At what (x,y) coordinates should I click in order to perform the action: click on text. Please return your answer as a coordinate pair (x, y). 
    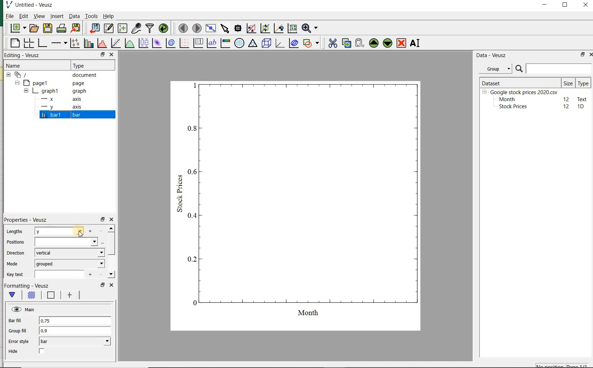
    Looking at the image, I should click on (581, 99).